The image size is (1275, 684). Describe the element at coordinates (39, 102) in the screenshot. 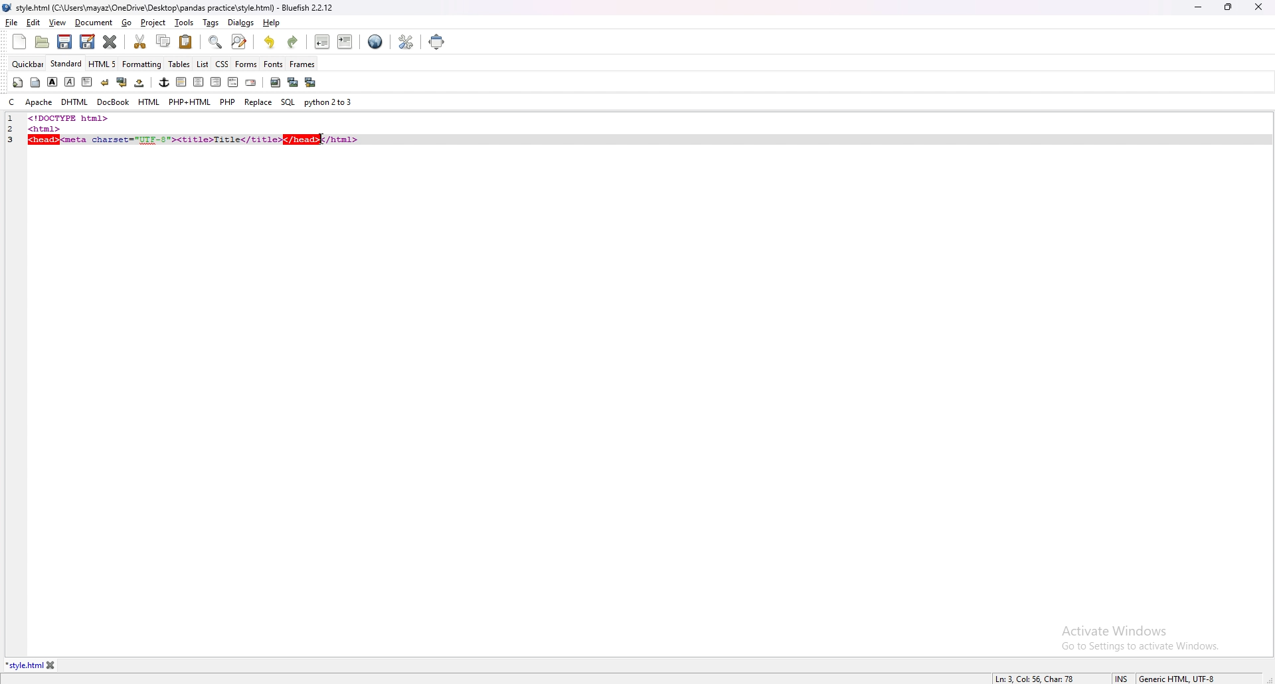

I see `apache` at that location.